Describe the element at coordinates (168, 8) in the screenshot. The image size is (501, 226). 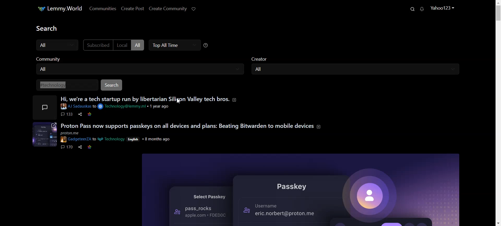
I see `Create Community` at that location.